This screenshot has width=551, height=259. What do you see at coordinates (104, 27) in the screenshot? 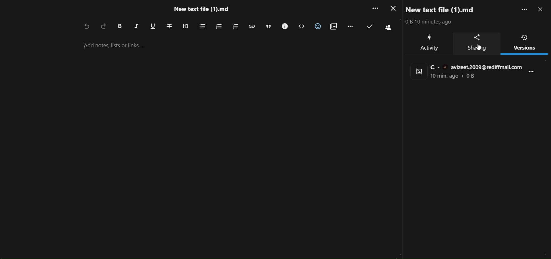
I see `redo` at bounding box center [104, 27].